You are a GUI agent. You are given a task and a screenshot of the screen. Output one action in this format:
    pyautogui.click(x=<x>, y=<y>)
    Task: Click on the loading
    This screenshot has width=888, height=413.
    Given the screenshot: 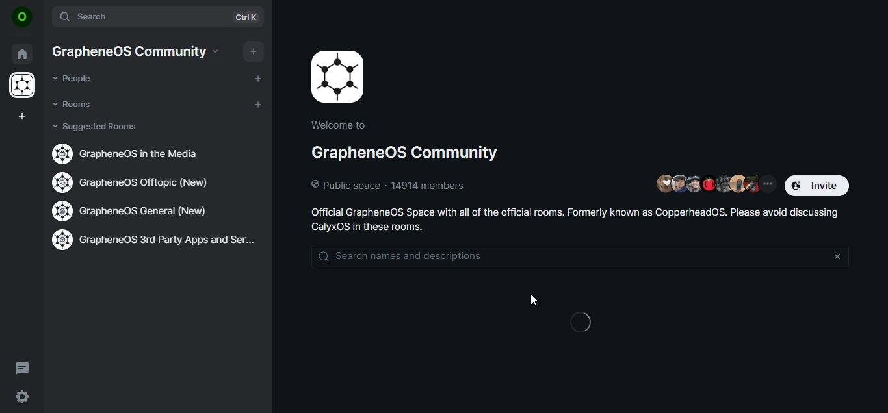 What is the action you would take?
    pyautogui.click(x=582, y=318)
    